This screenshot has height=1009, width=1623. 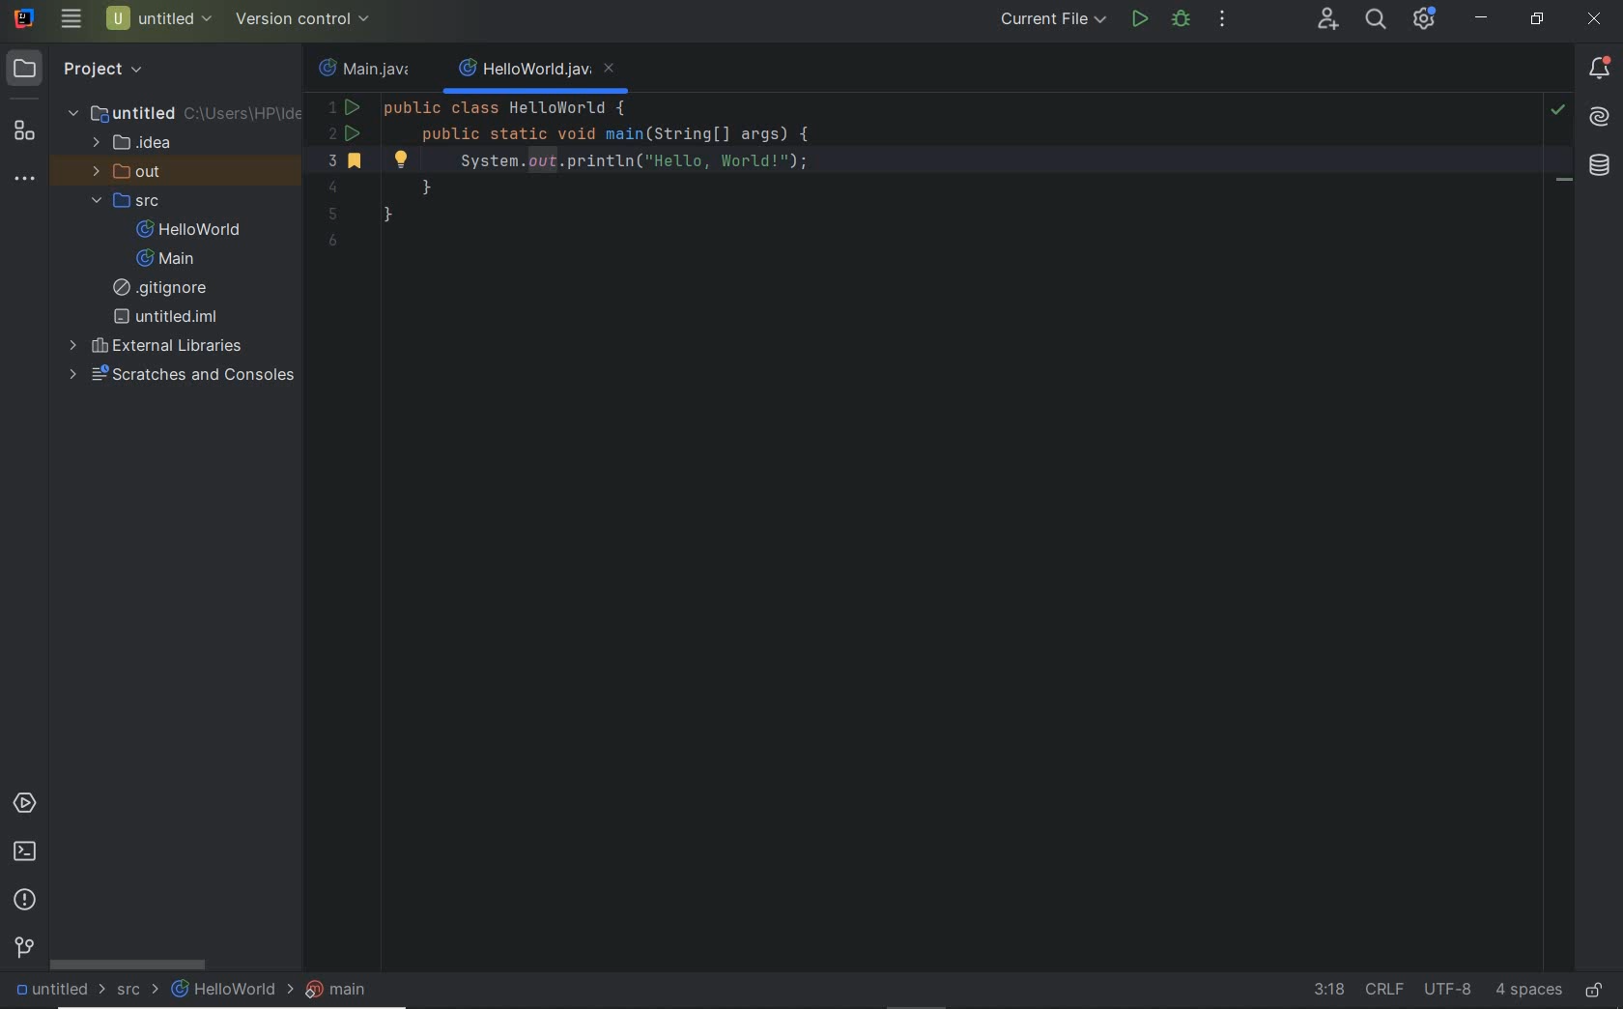 What do you see at coordinates (1557, 109) in the screenshot?
I see `no problem to highlight` at bounding box center [1557, 109].